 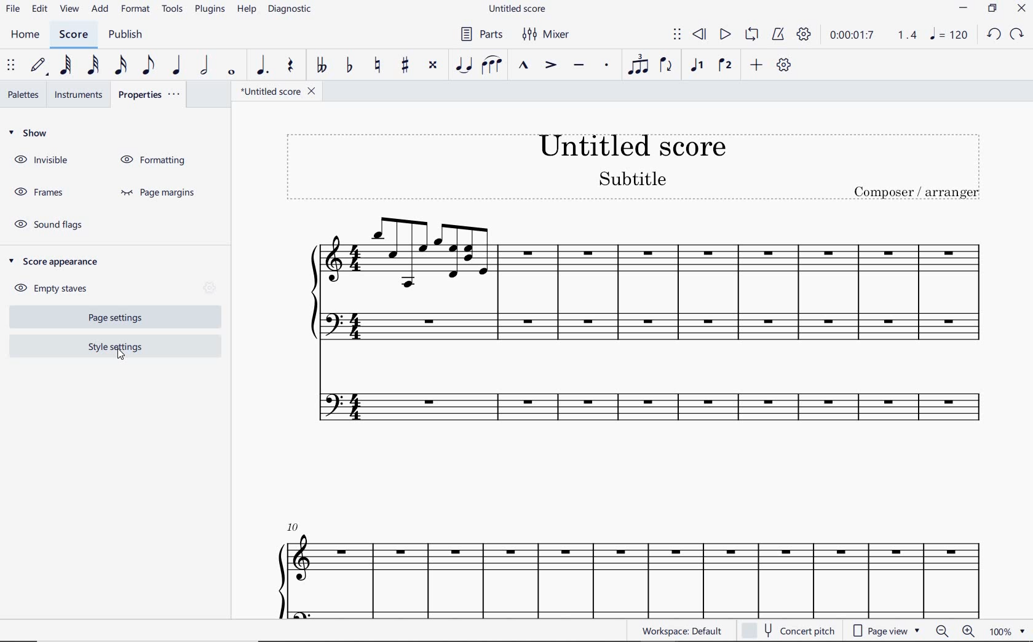 I want to click on INSTRUMENTS, so click(x=82, y=93).